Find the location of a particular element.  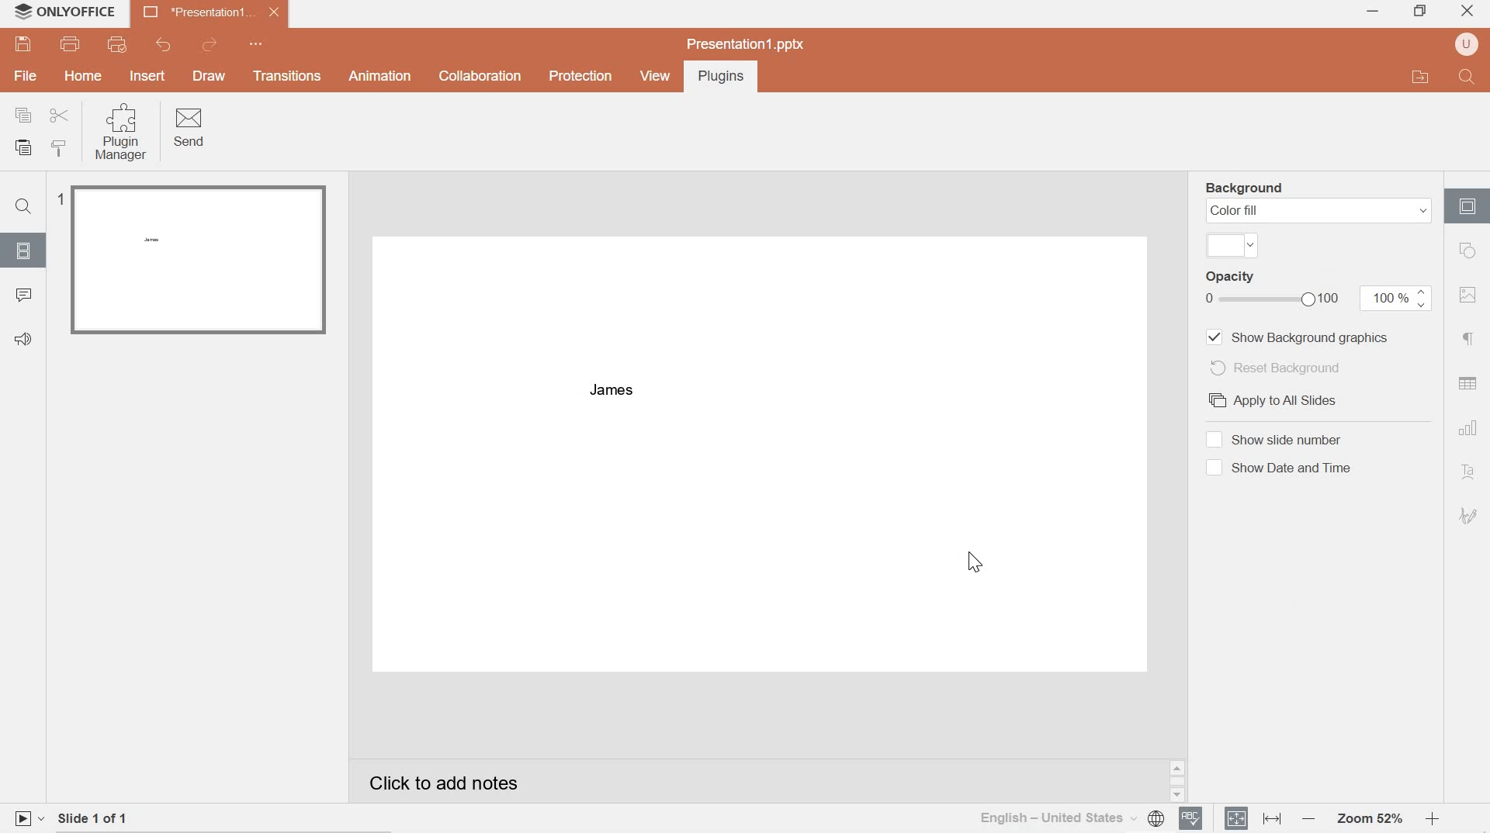

undo is located at coordinates (161, 45).